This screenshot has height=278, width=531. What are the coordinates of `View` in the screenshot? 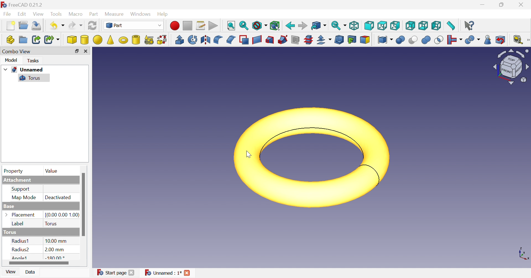 It's located at (39, 14).